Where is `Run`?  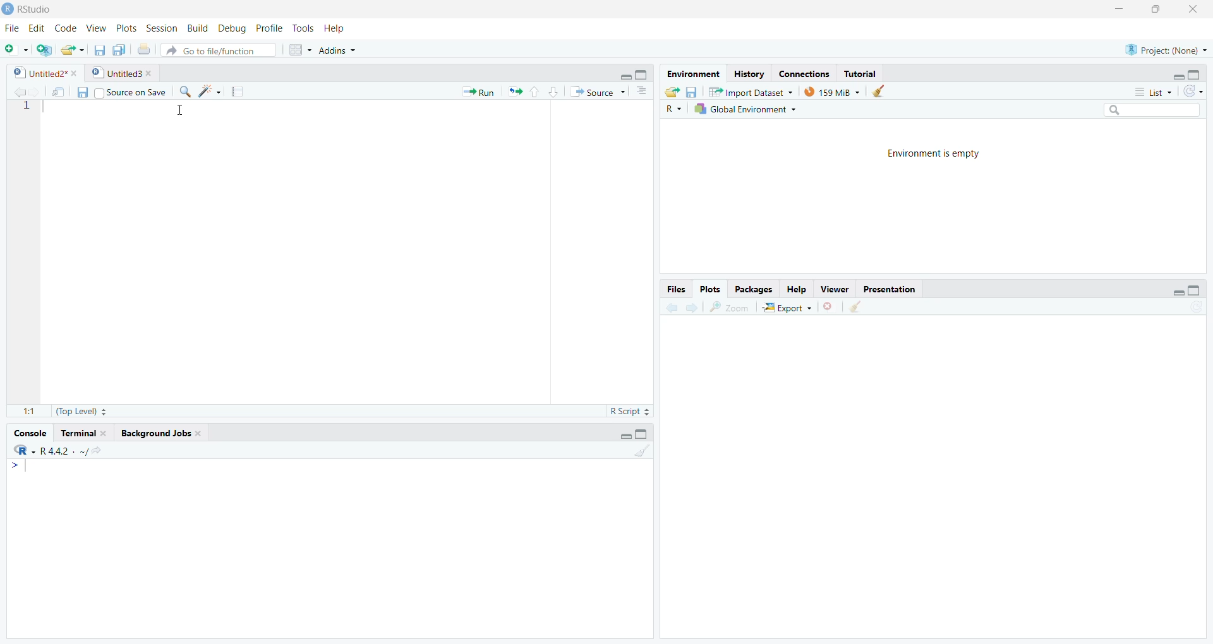
Run is located at coordinates (480, 91).